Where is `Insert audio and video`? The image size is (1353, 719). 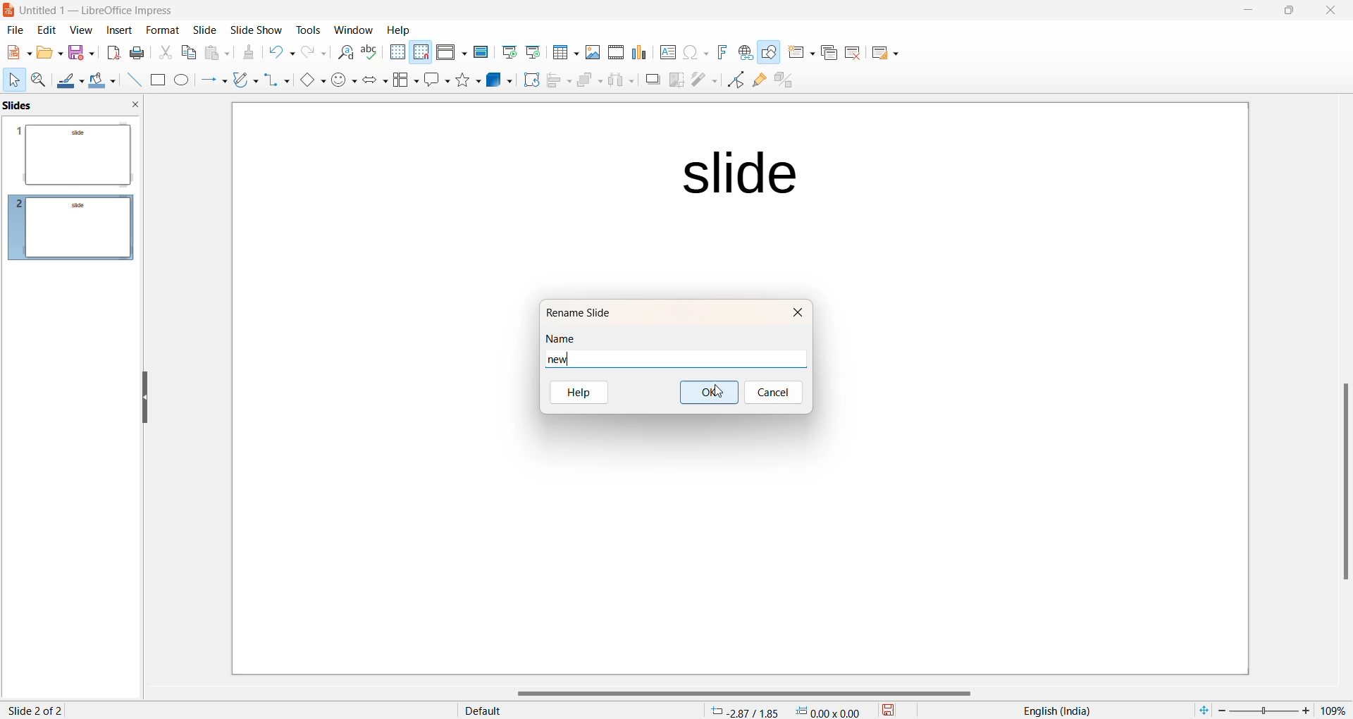
Insert audio and video is located at coordinates (614, 51).